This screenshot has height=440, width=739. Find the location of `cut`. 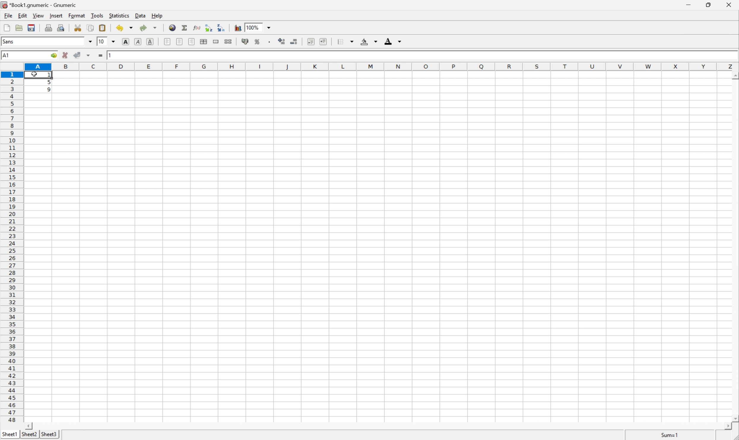

cut is located at coordinates (78, 27).